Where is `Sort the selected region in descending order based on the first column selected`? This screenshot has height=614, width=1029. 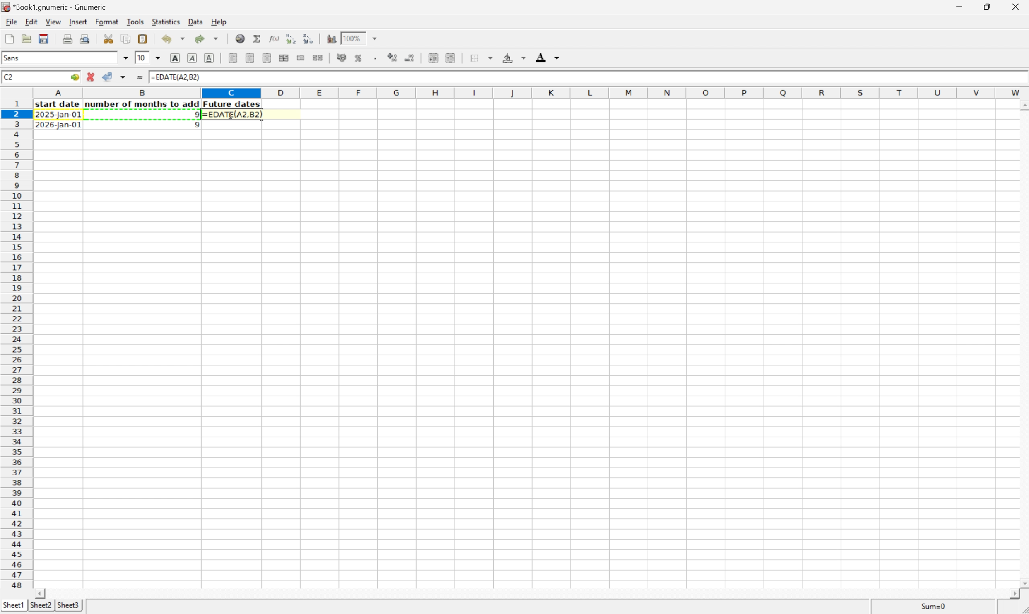
Sort the selected region in descending order based on the first column selected is located at coordinates (309, 38).